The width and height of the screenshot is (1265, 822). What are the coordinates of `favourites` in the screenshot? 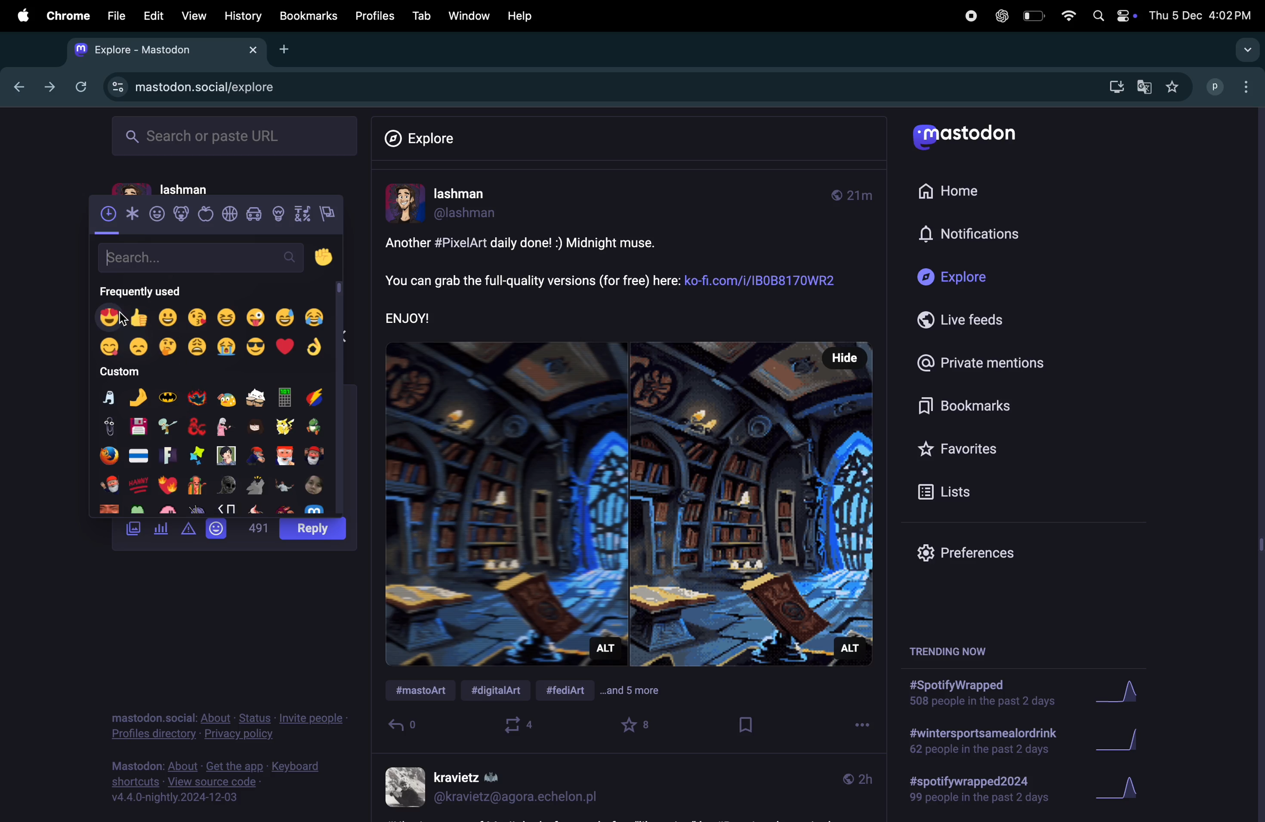 It's located at (638, 726).